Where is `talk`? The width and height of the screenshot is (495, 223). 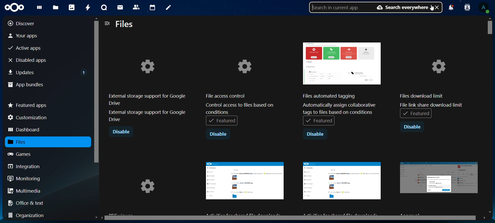 talk is located at coordinates (104, 7).